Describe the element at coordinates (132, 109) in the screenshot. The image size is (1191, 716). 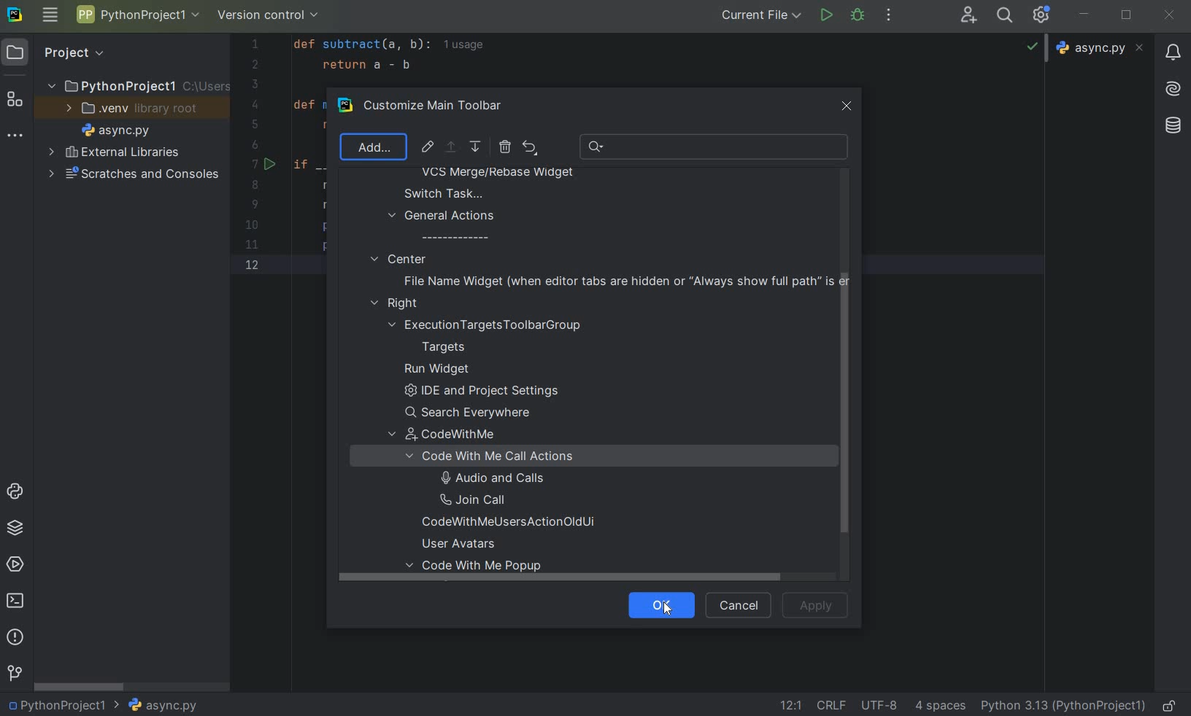
I see `.VENV` at that location.